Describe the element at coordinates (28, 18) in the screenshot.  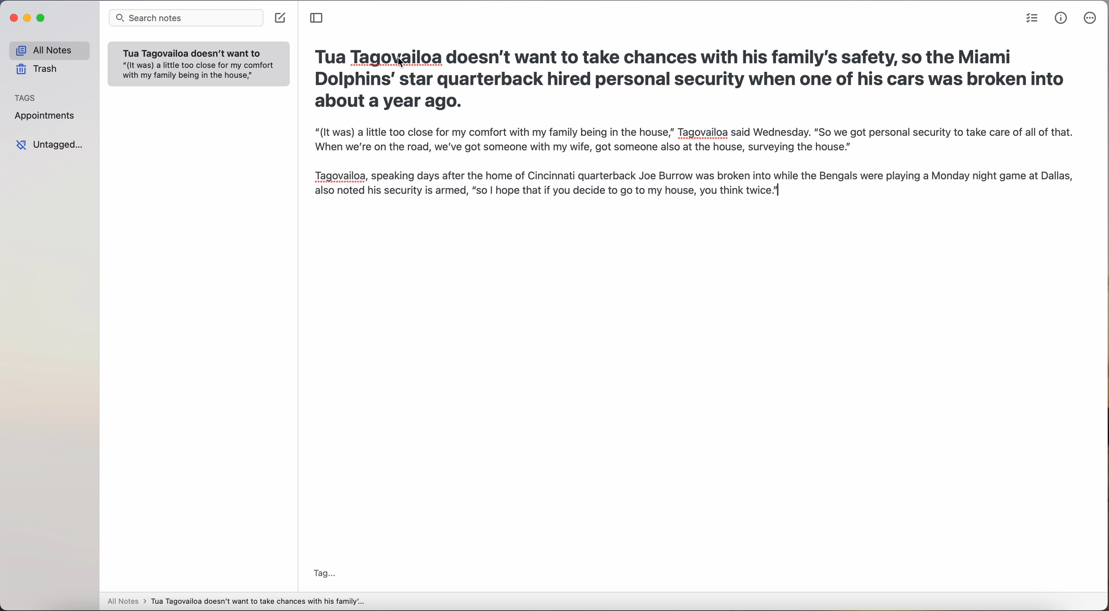
I see `minimize Simplenote` at that location.